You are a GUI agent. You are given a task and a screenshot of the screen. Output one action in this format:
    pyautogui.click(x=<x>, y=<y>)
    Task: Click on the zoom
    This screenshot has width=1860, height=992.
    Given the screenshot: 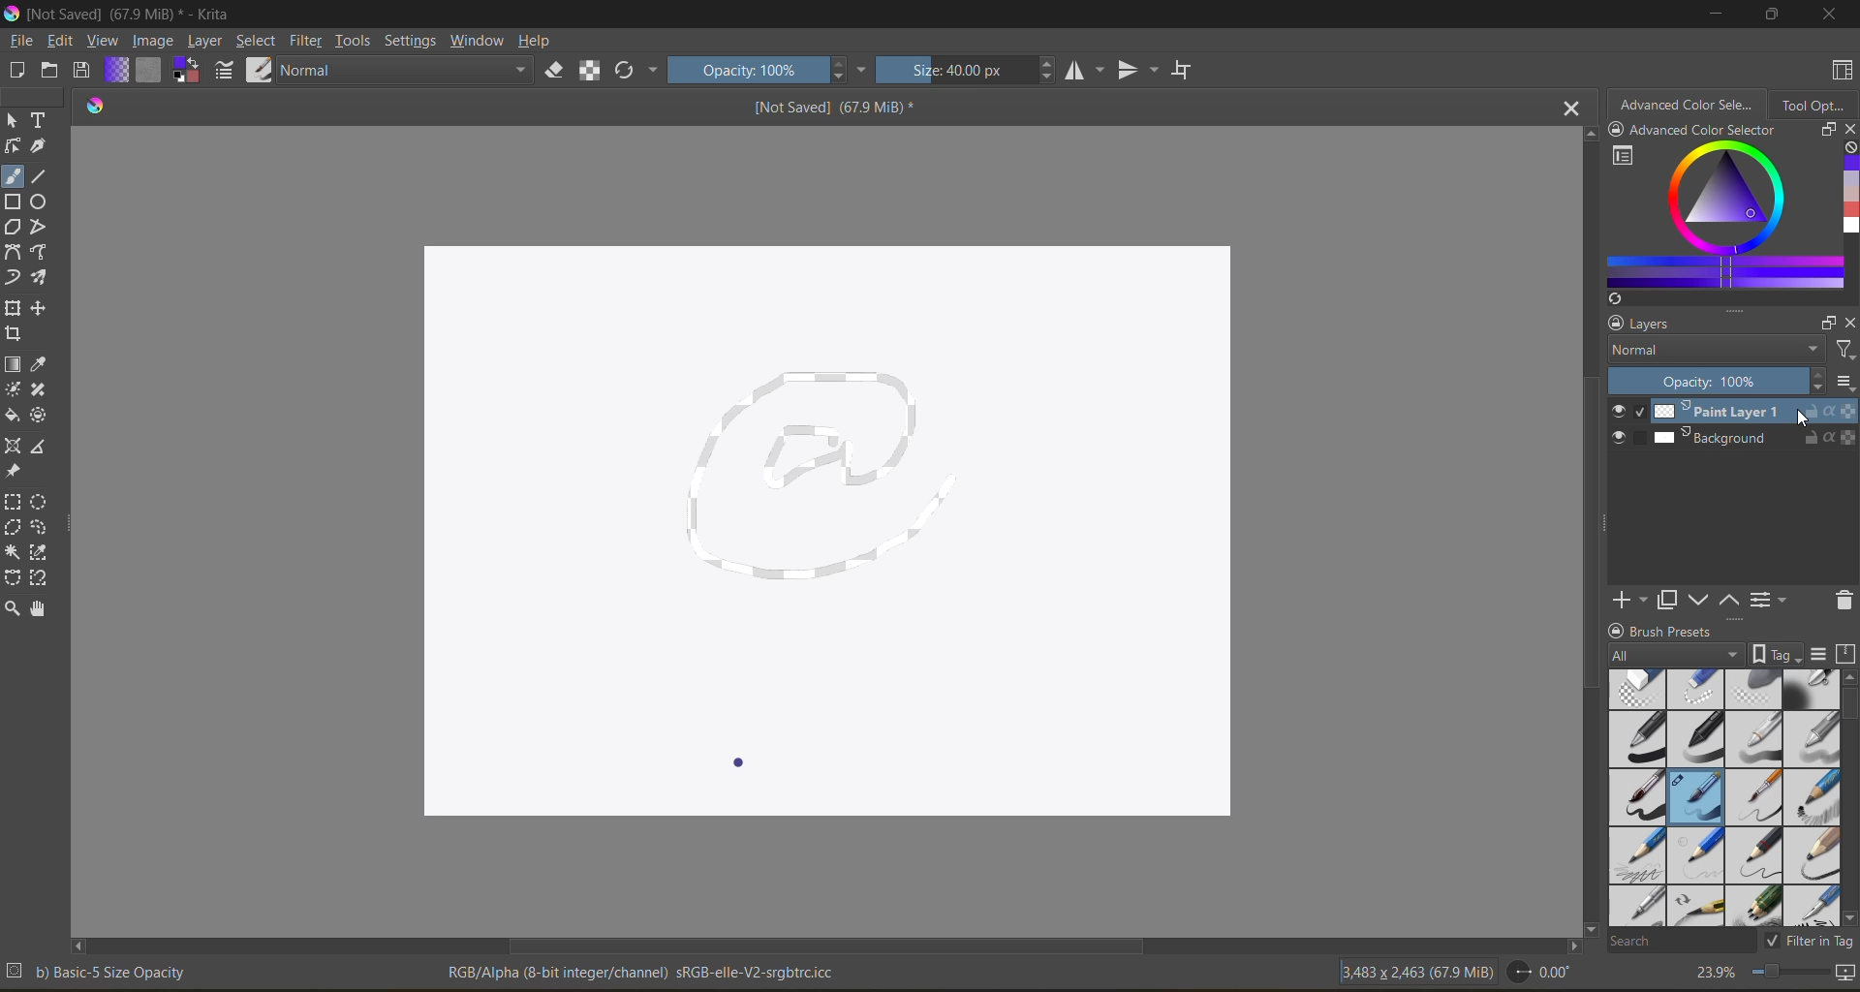 What is the action you would take?
    pyautogui.click(x=1803, y=974)
    